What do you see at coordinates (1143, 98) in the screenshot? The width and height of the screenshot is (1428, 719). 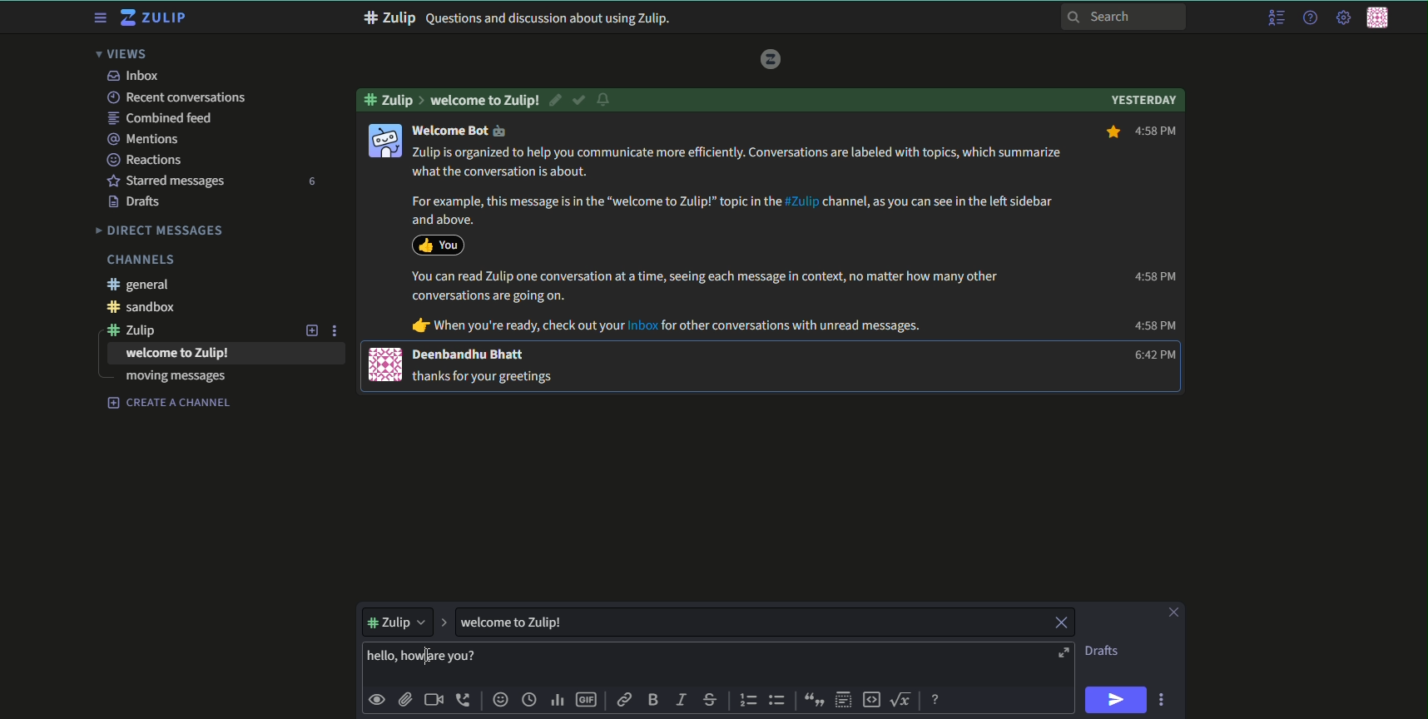 I see `Yesterday` at bounding box center [1143, 98].